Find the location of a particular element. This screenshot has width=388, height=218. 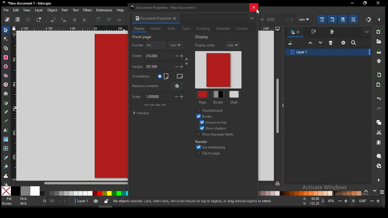

save is located at coordinates (378, 52).